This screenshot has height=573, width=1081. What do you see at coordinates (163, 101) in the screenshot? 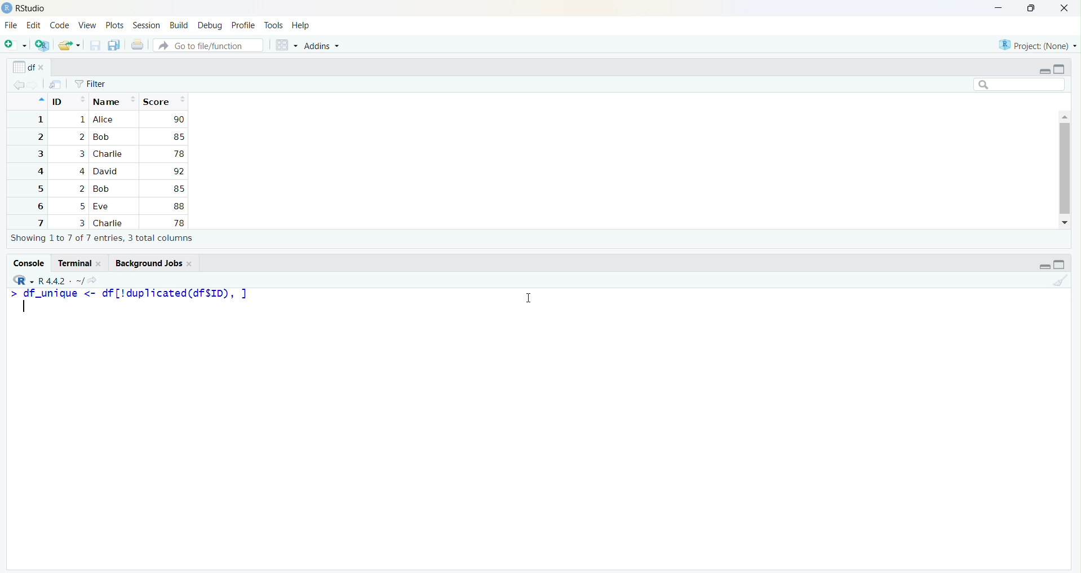
I see `score` at bounding box center [163, 101].